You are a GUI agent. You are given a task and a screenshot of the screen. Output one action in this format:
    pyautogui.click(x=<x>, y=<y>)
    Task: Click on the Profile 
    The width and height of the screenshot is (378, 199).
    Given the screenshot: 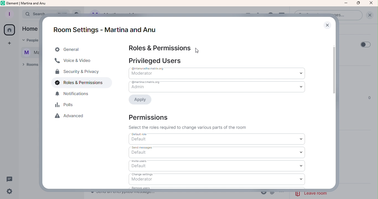 What is the action you would take?
    pyautogui.click(x=9, y=13)
    